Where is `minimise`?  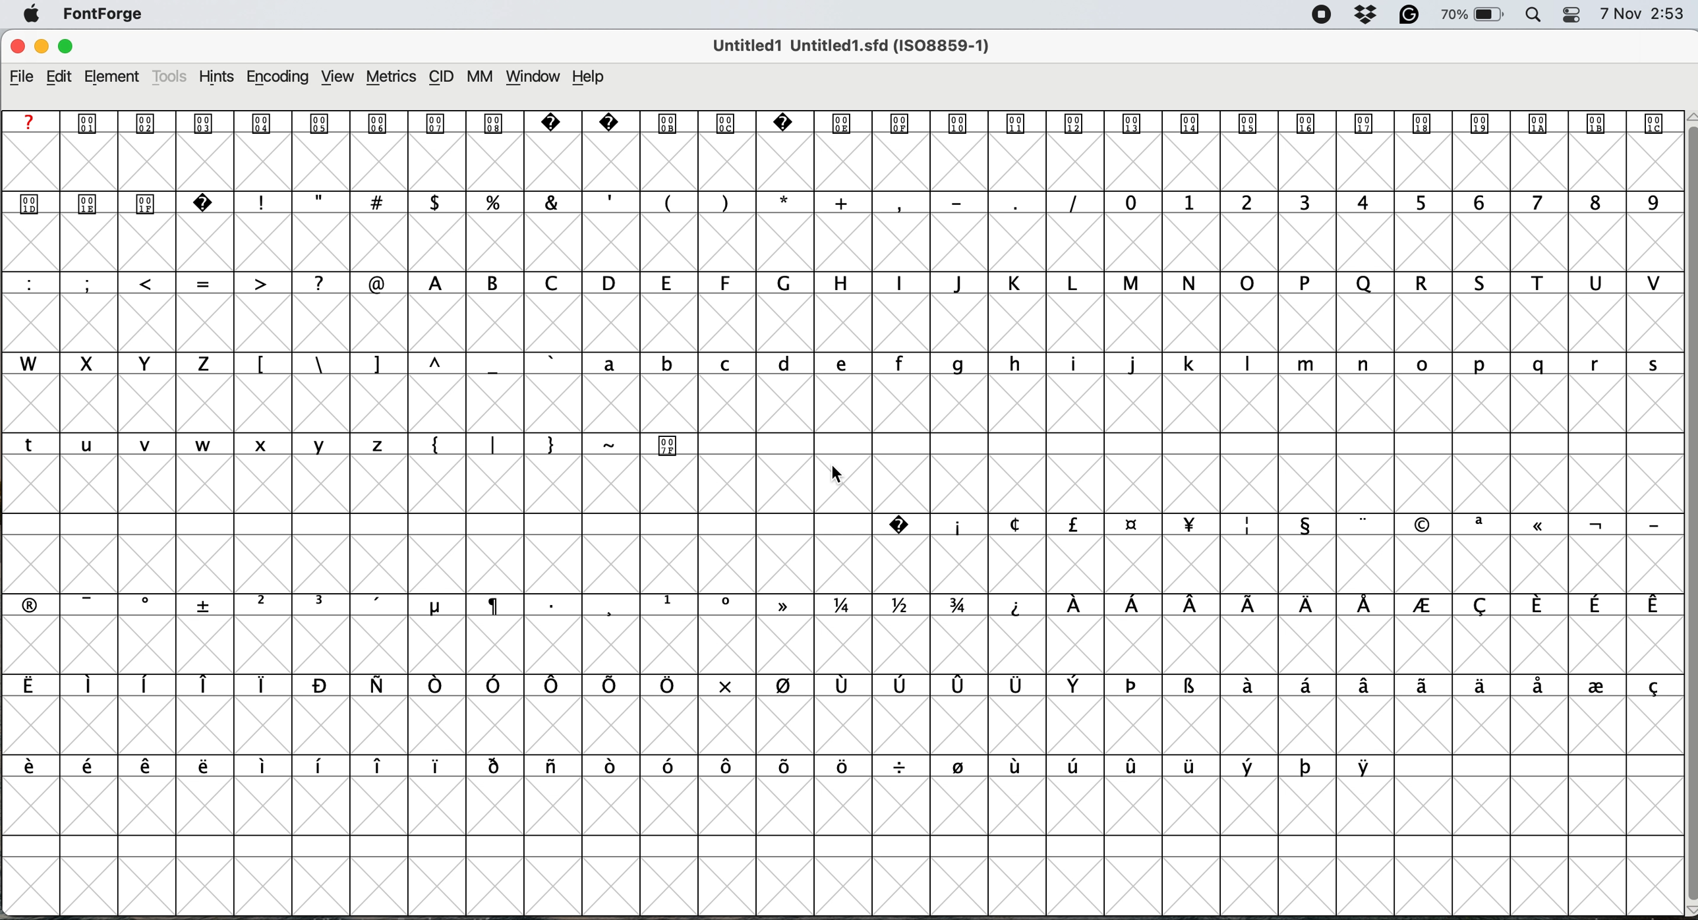
minimise is located at coordinates (38, 49).